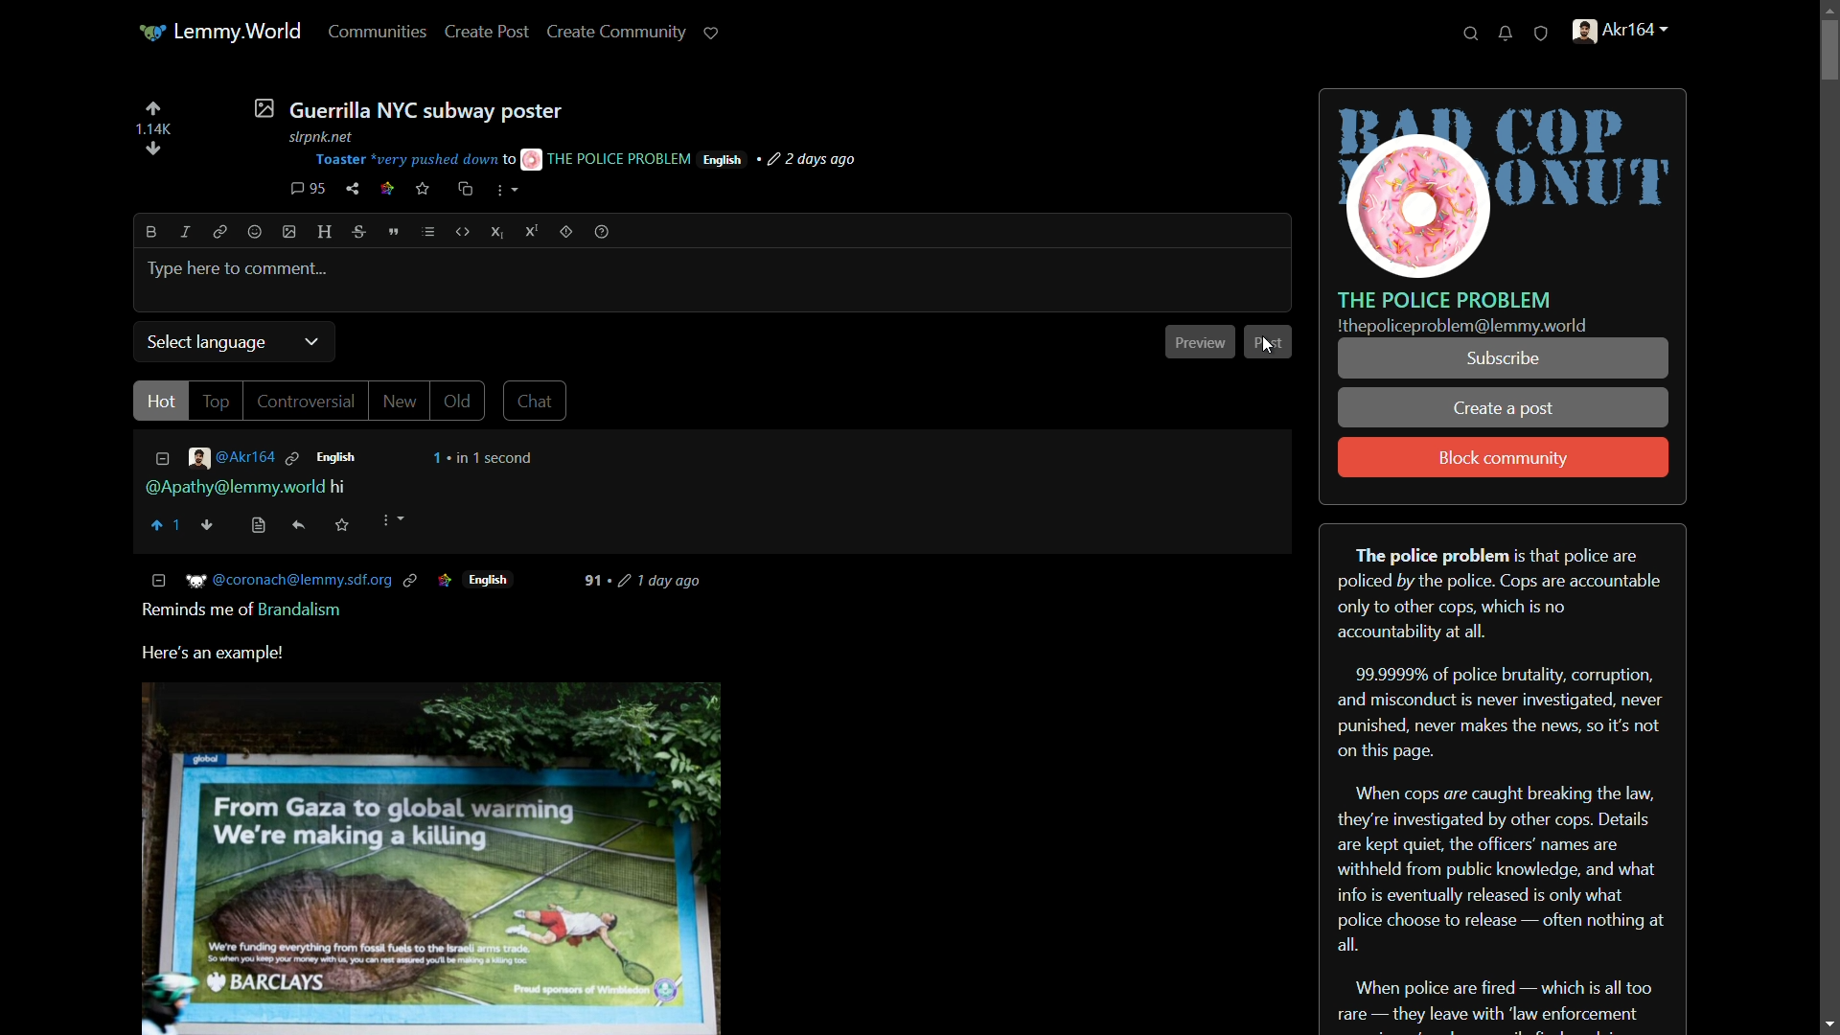  Describe the element at coordinates (602, 232) in the screenshot. I see `help` at that location.